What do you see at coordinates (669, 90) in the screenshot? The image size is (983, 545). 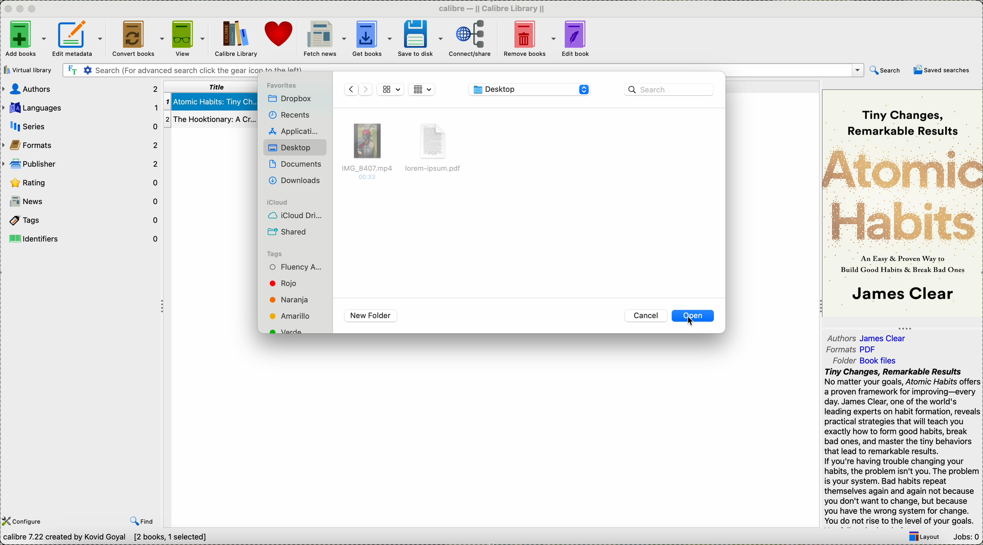 I see `search bar` at bounding box center [669, 90].